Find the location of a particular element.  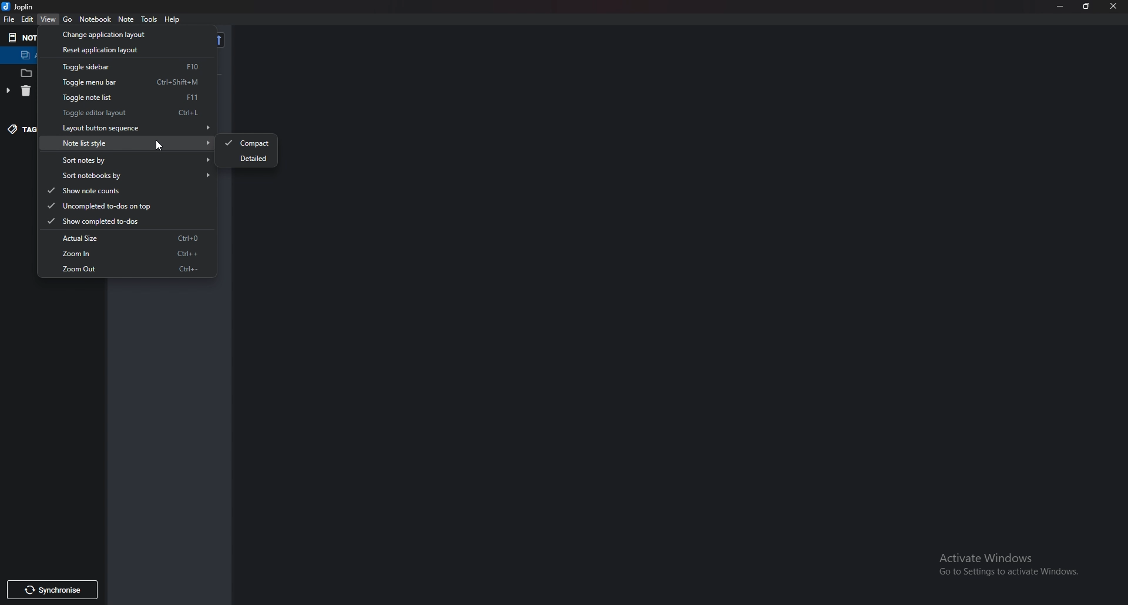

Note list style is located at coordinates (136, 143).